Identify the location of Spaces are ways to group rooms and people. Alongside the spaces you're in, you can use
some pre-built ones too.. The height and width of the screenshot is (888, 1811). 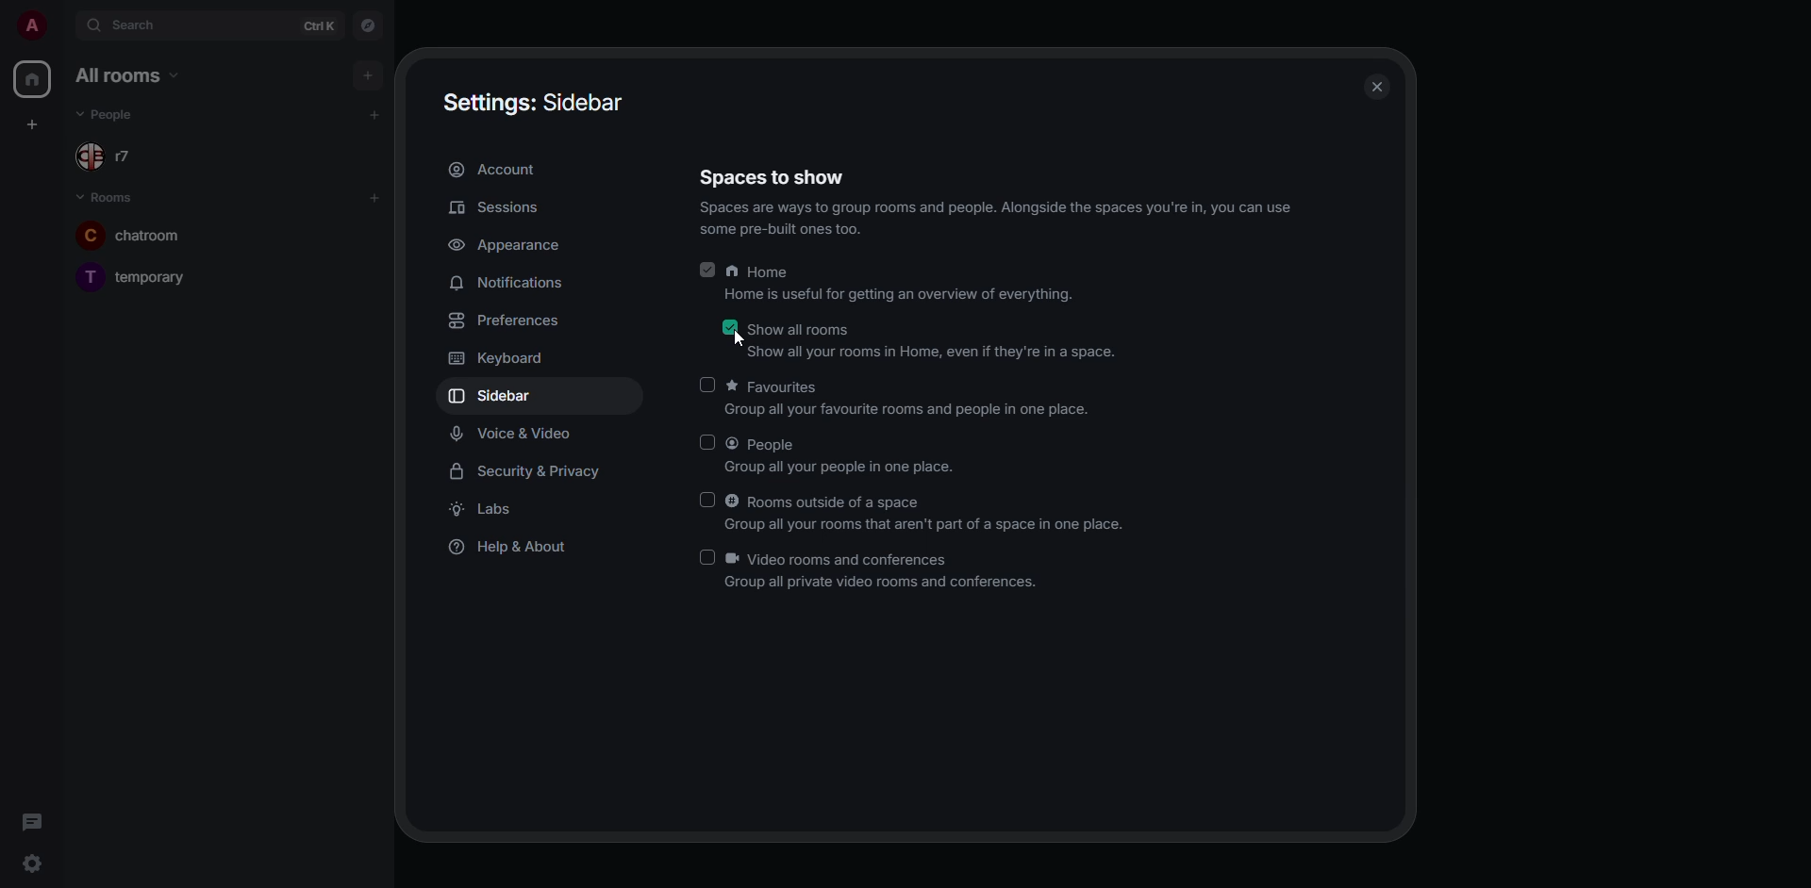
(997, 222).